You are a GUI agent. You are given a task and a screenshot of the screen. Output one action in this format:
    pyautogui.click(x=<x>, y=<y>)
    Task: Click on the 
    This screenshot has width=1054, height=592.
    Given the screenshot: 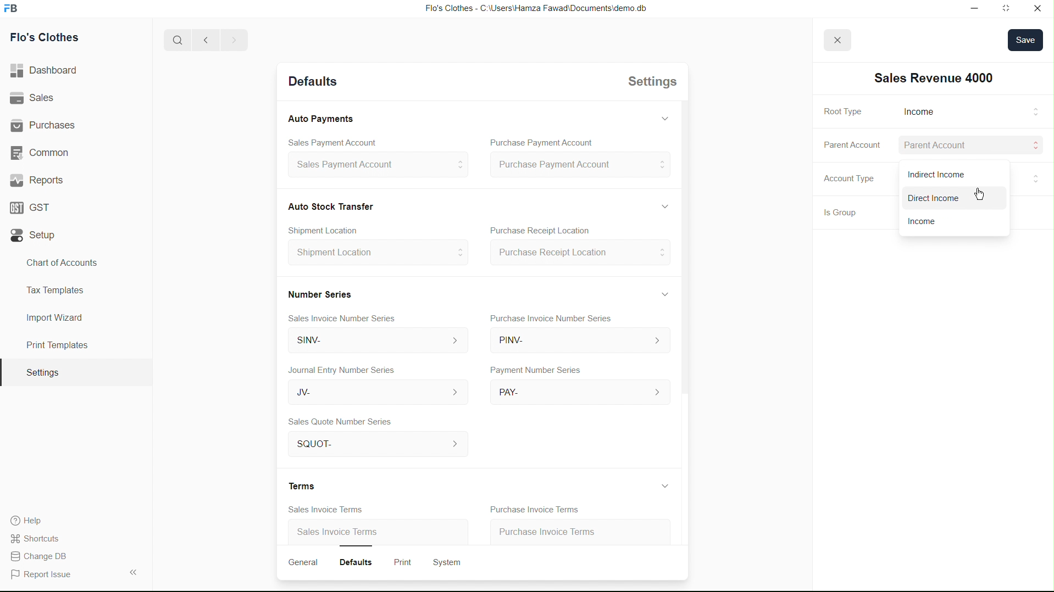 What is the action you would take?
    pyautogui.click(x=1033, y=146)
    